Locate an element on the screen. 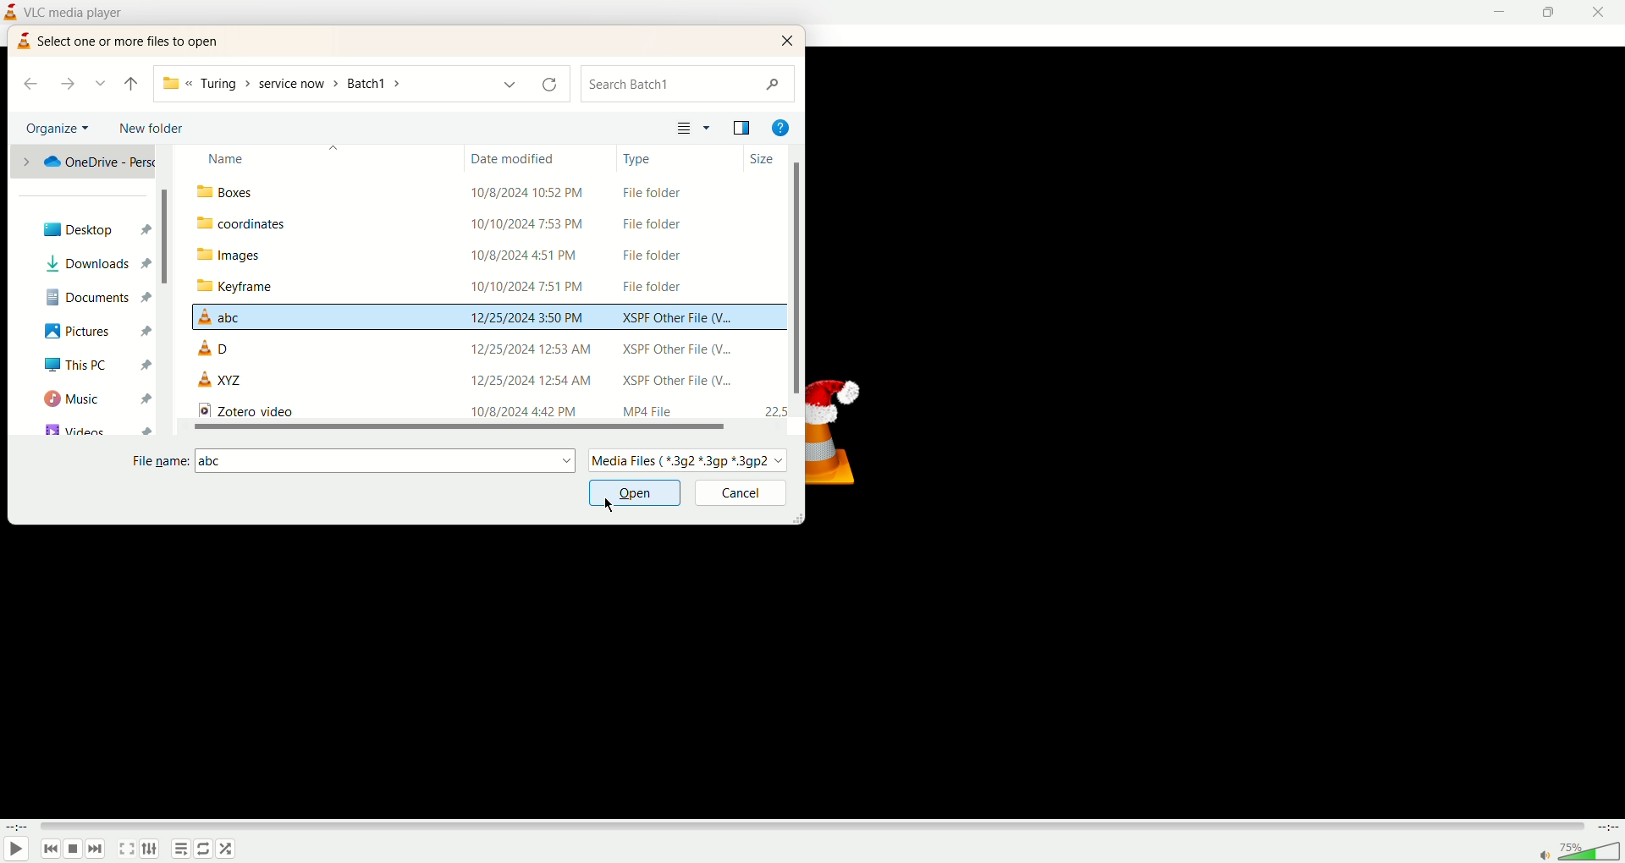 This screenshot has height=863, width=1625. vlc media player is located at coordinates (78, 13).